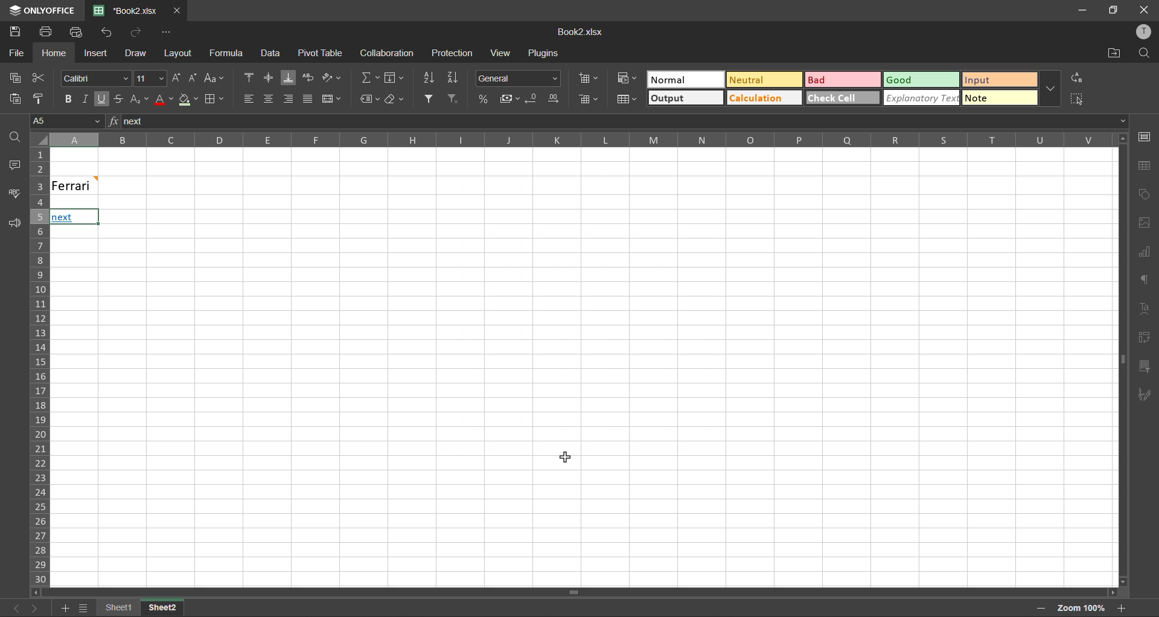 The width and height of the screenshot is (1159, 617). What do you see at coordinates (18, 139) in the screenshot?
I see `find` at bounding box center [18, 139].